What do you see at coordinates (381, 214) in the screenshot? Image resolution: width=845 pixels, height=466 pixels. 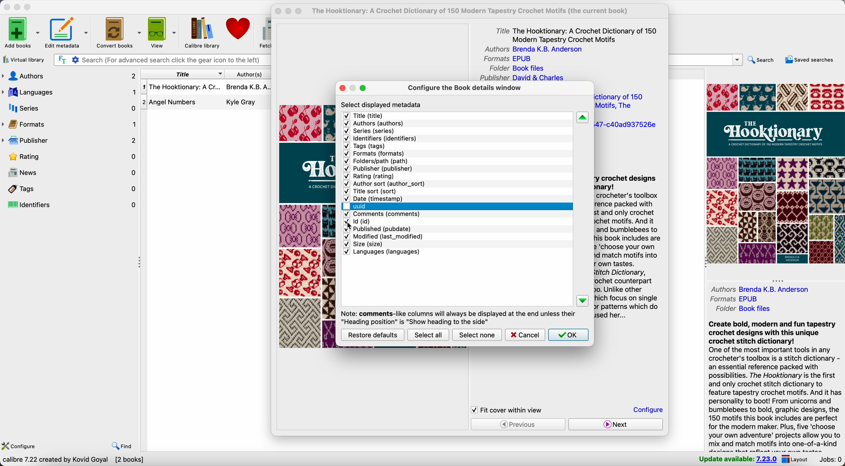 I see `comments` at bounding box center [381, 214].